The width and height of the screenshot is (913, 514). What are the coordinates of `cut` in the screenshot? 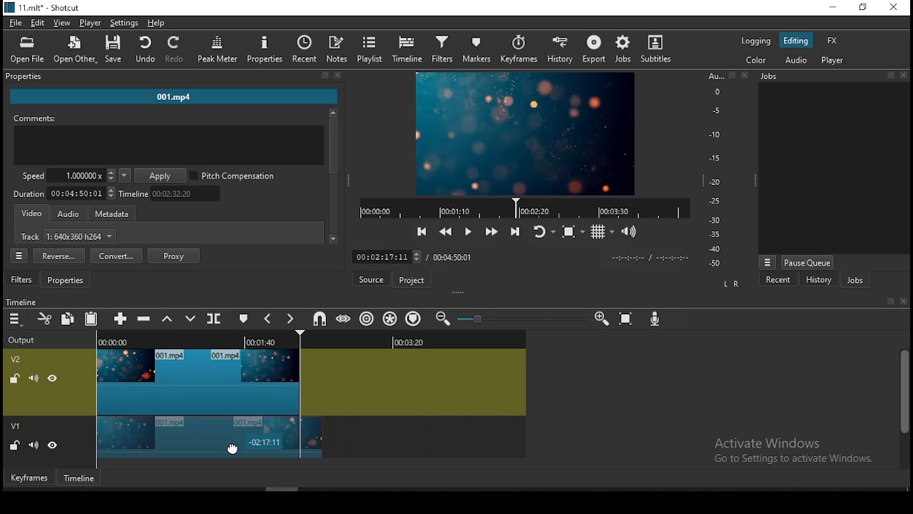 It's located at (46, 320).